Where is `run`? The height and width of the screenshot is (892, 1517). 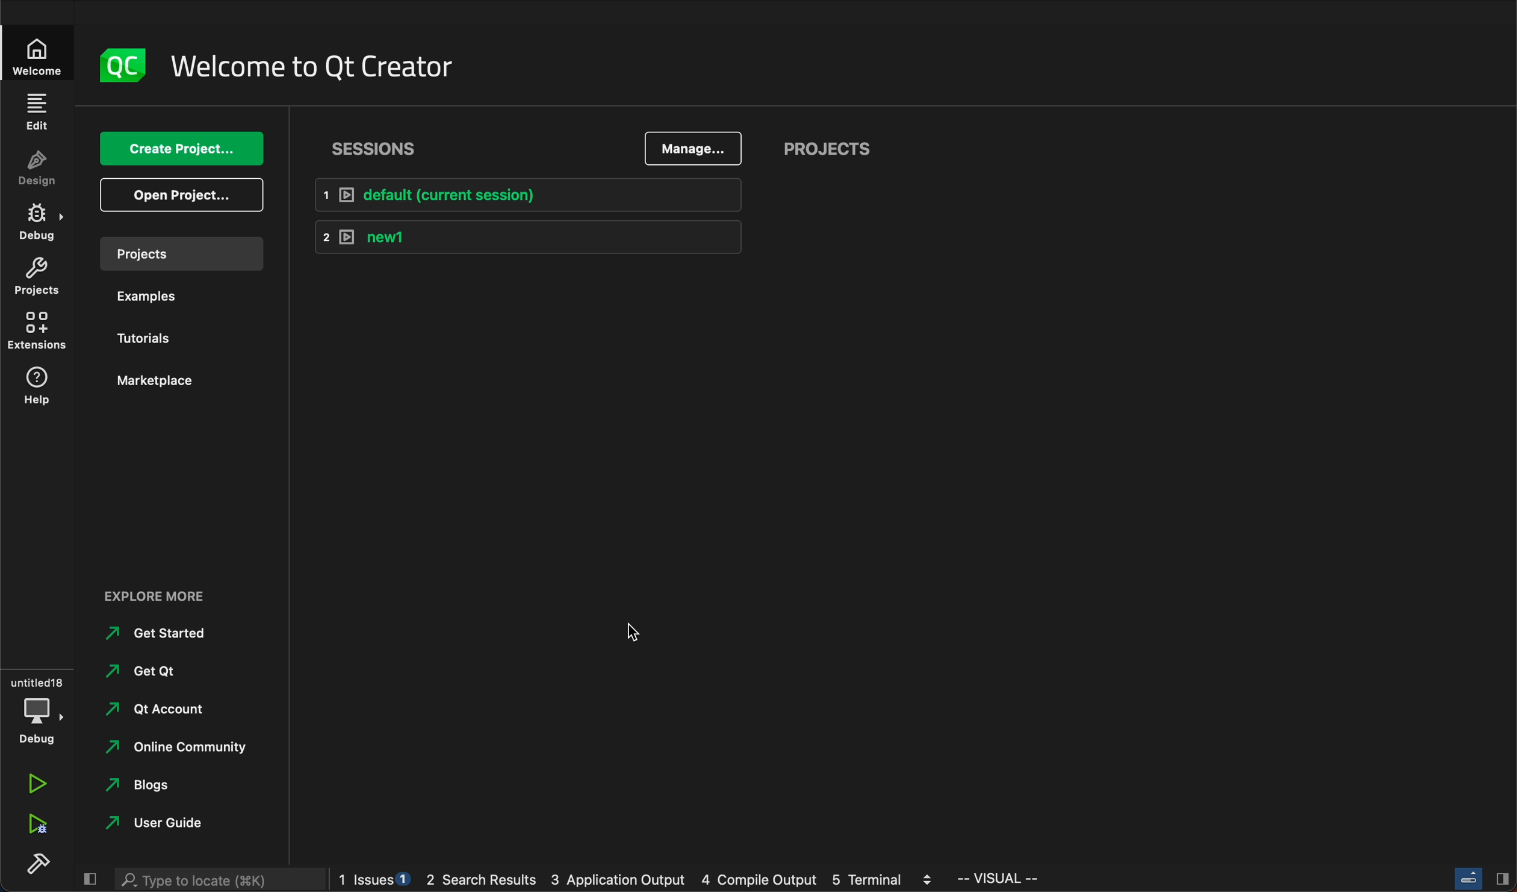
run is located at coordinates (36, 785).